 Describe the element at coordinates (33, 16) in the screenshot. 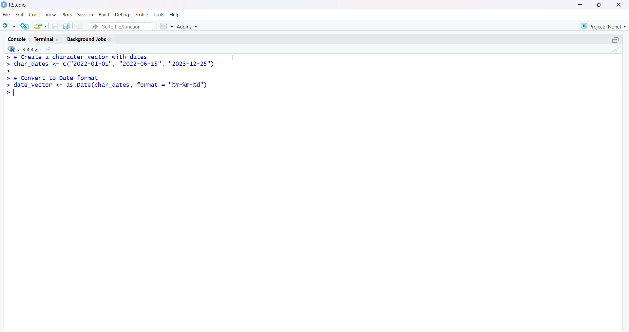

I see `Code` at that location.